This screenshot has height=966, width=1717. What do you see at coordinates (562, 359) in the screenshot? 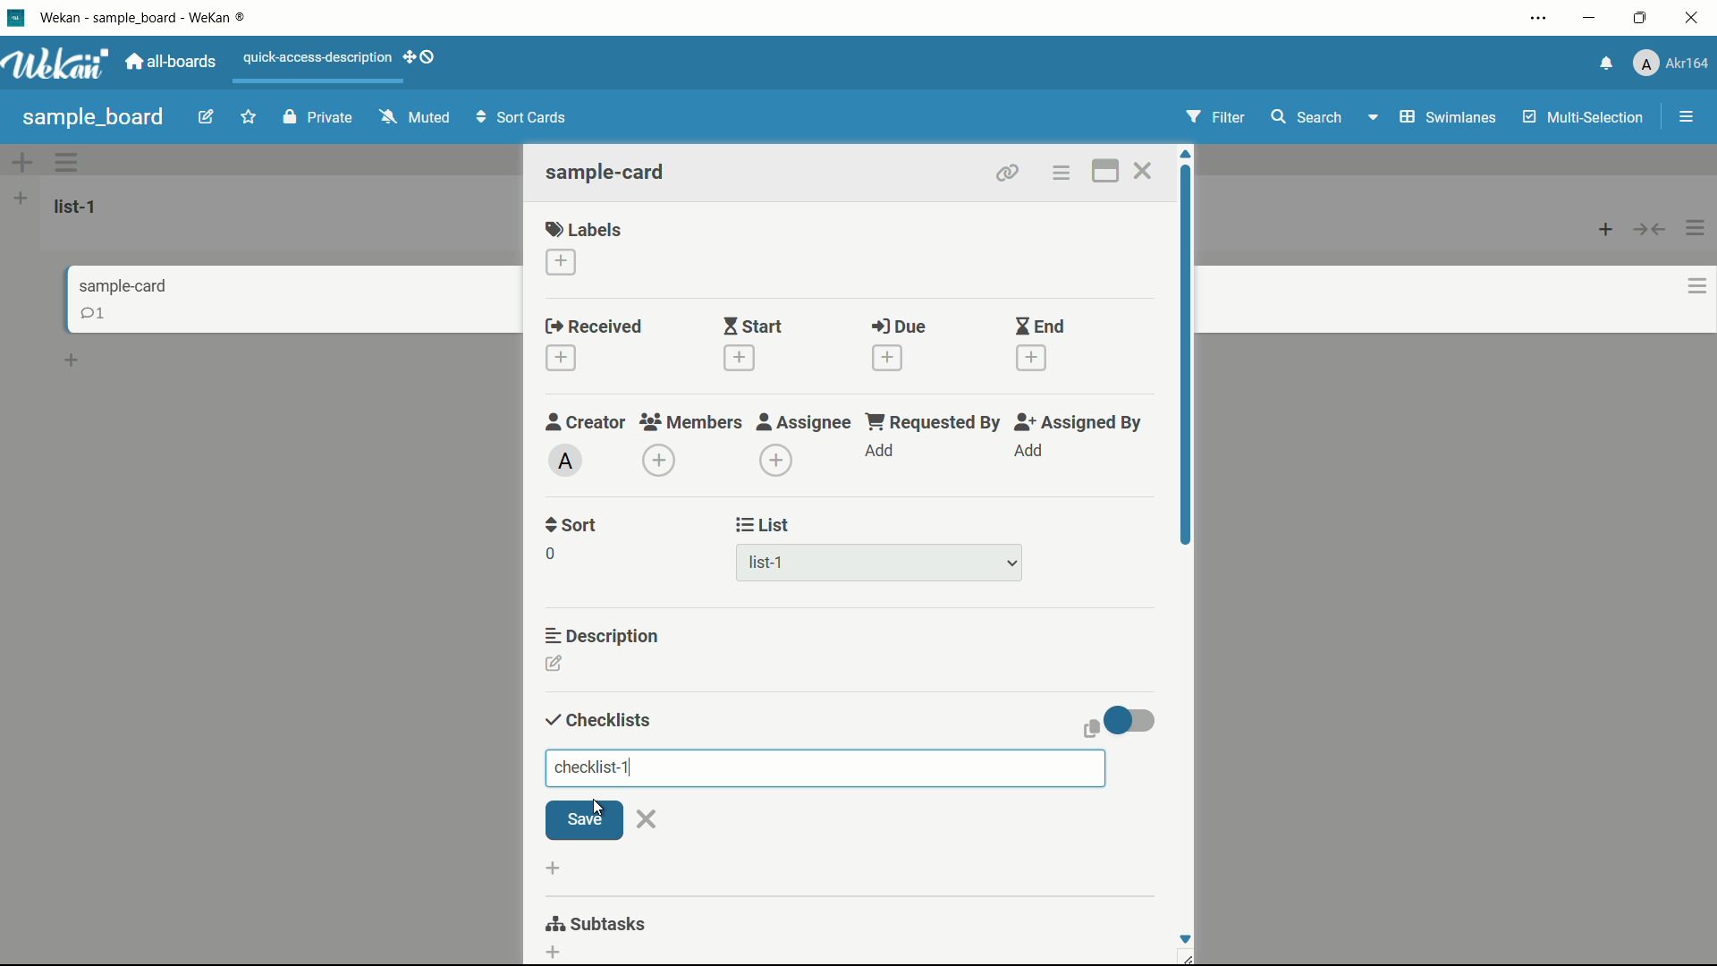
I see `add date` at bounding box center [562, 359].